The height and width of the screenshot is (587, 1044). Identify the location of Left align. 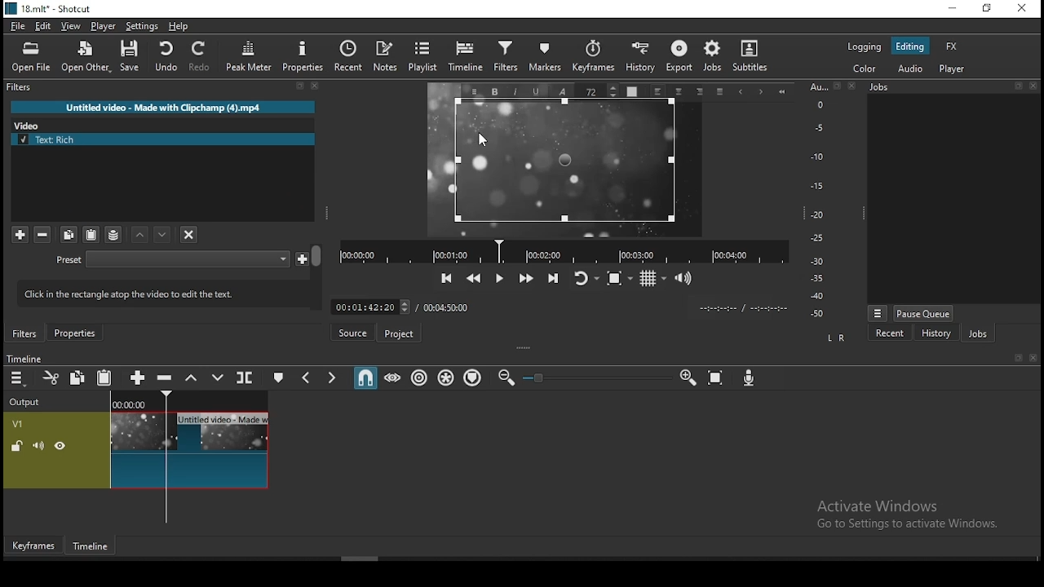
(657, 91).